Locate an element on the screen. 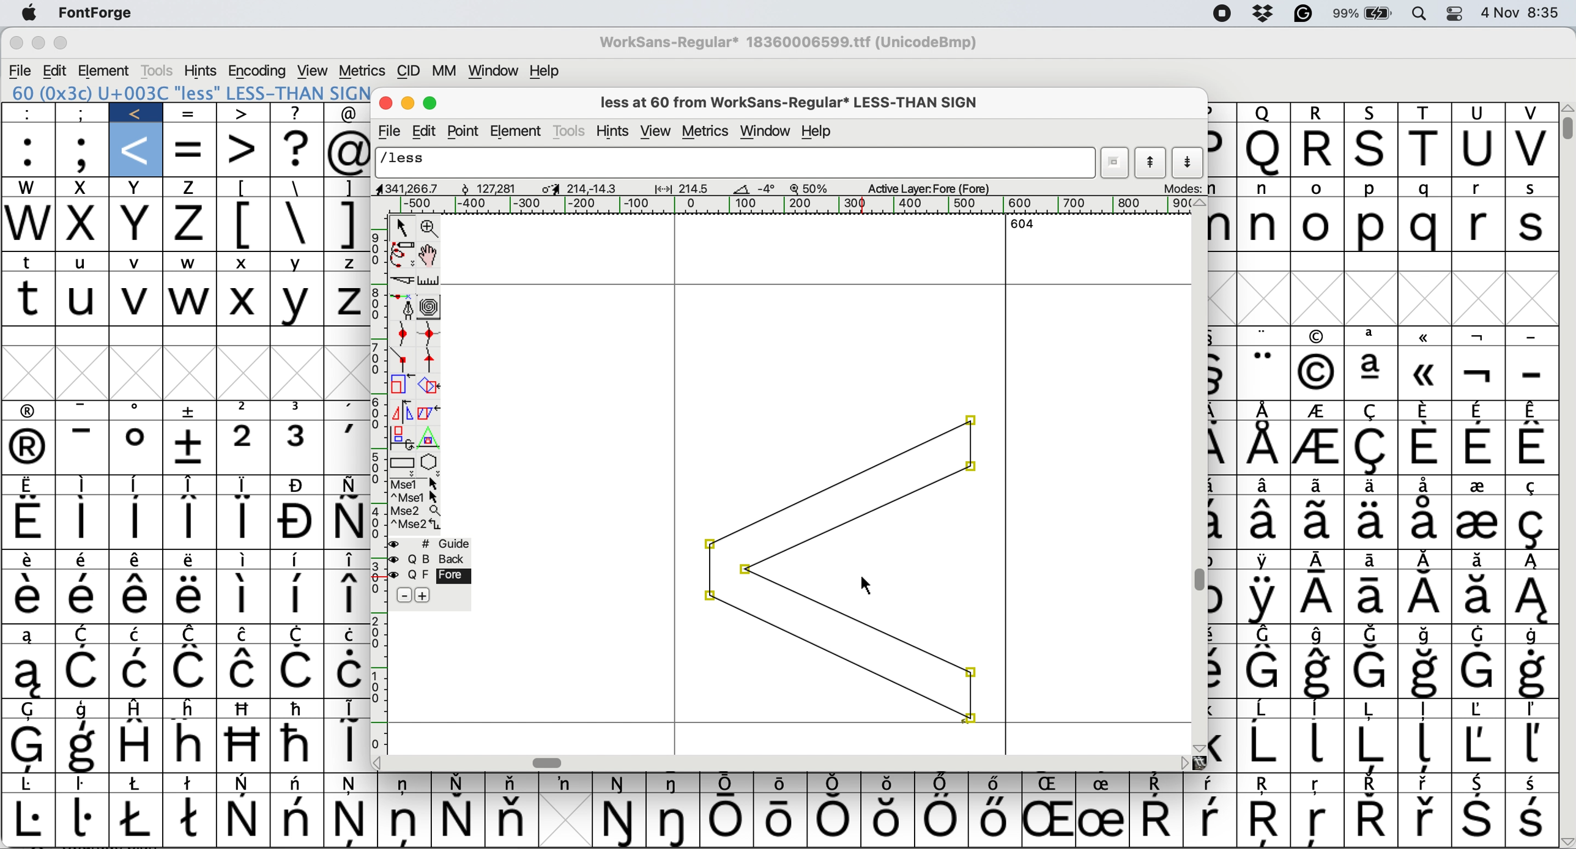 This screenshot has height=849, width=1576. Symbol is located at coordinates (33, 598).